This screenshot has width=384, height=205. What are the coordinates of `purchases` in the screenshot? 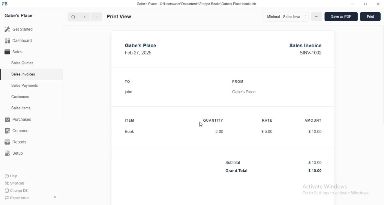 It's located at (19, 119).